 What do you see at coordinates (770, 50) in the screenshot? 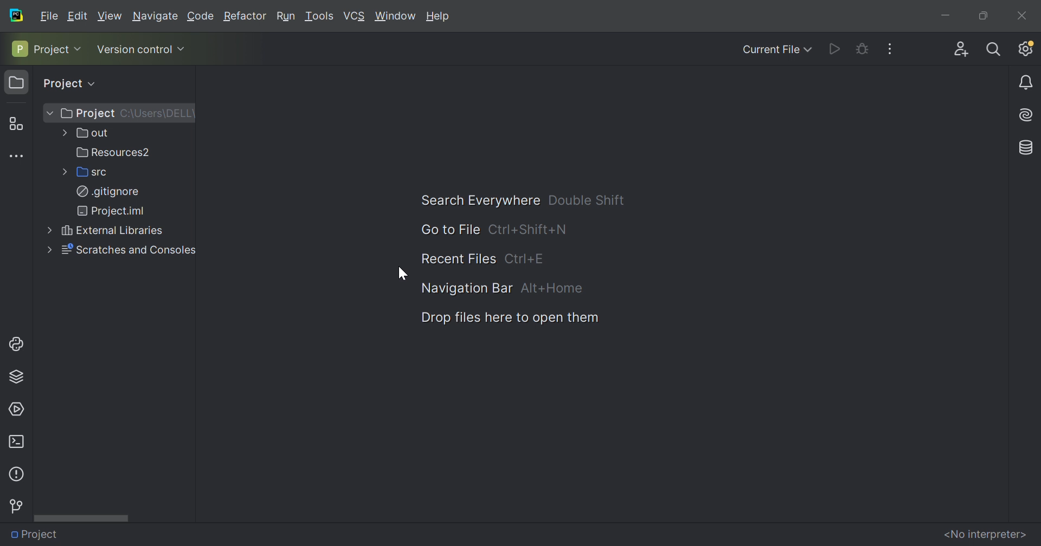
I see `Current File` at bounding box center [770, 50].